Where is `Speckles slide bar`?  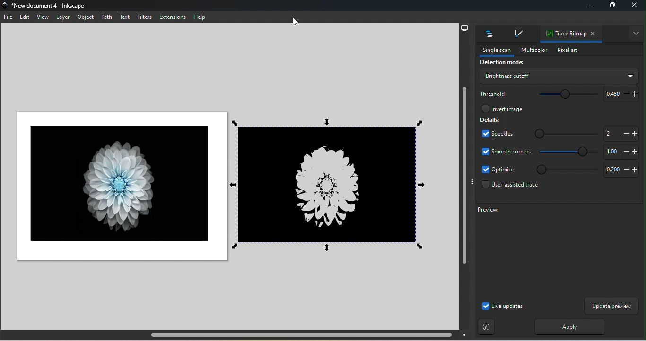
Speckles slide bar is located at coordinates (560, 132).